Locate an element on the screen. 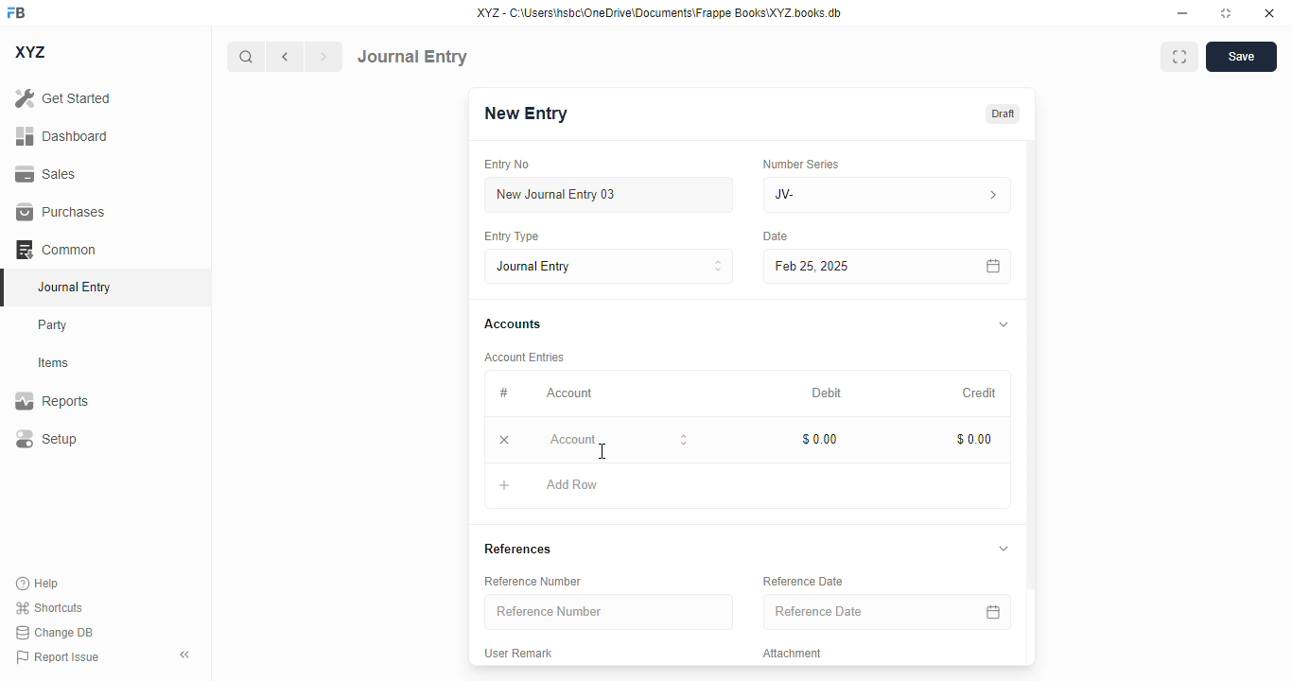 The image size is (1292, 681). new journal entry 03 is located at coordinates (607, 195).